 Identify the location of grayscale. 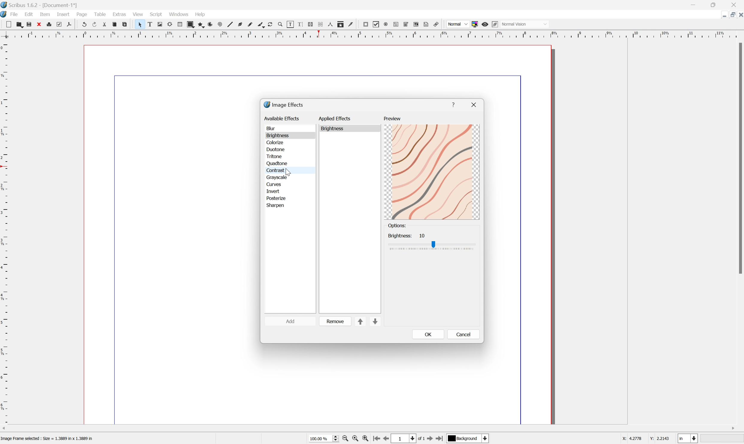
(277, 177).